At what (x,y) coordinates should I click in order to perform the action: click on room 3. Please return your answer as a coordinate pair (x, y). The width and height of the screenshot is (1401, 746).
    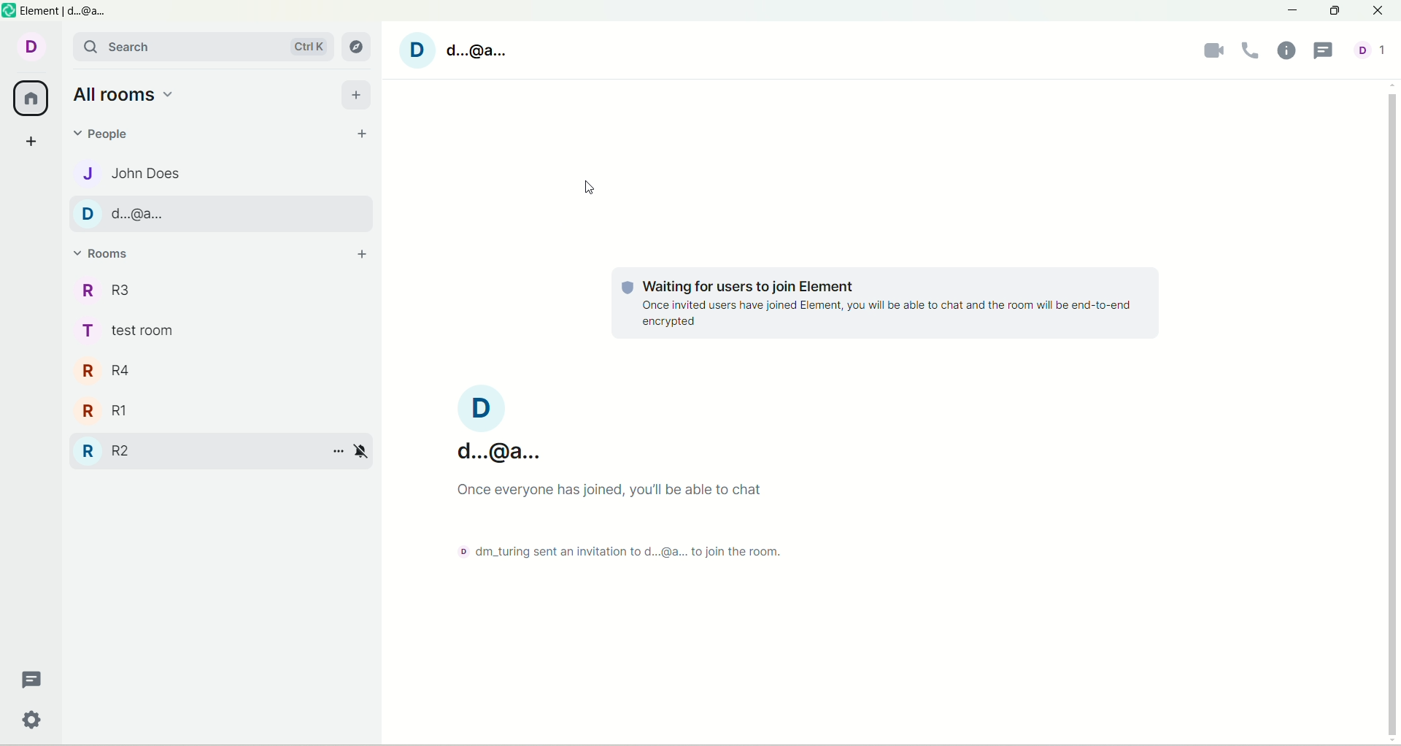
    Looking at the image, I should click on (133, 287).